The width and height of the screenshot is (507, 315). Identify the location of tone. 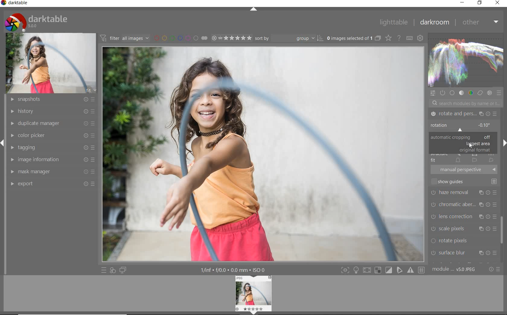
(461, 93).